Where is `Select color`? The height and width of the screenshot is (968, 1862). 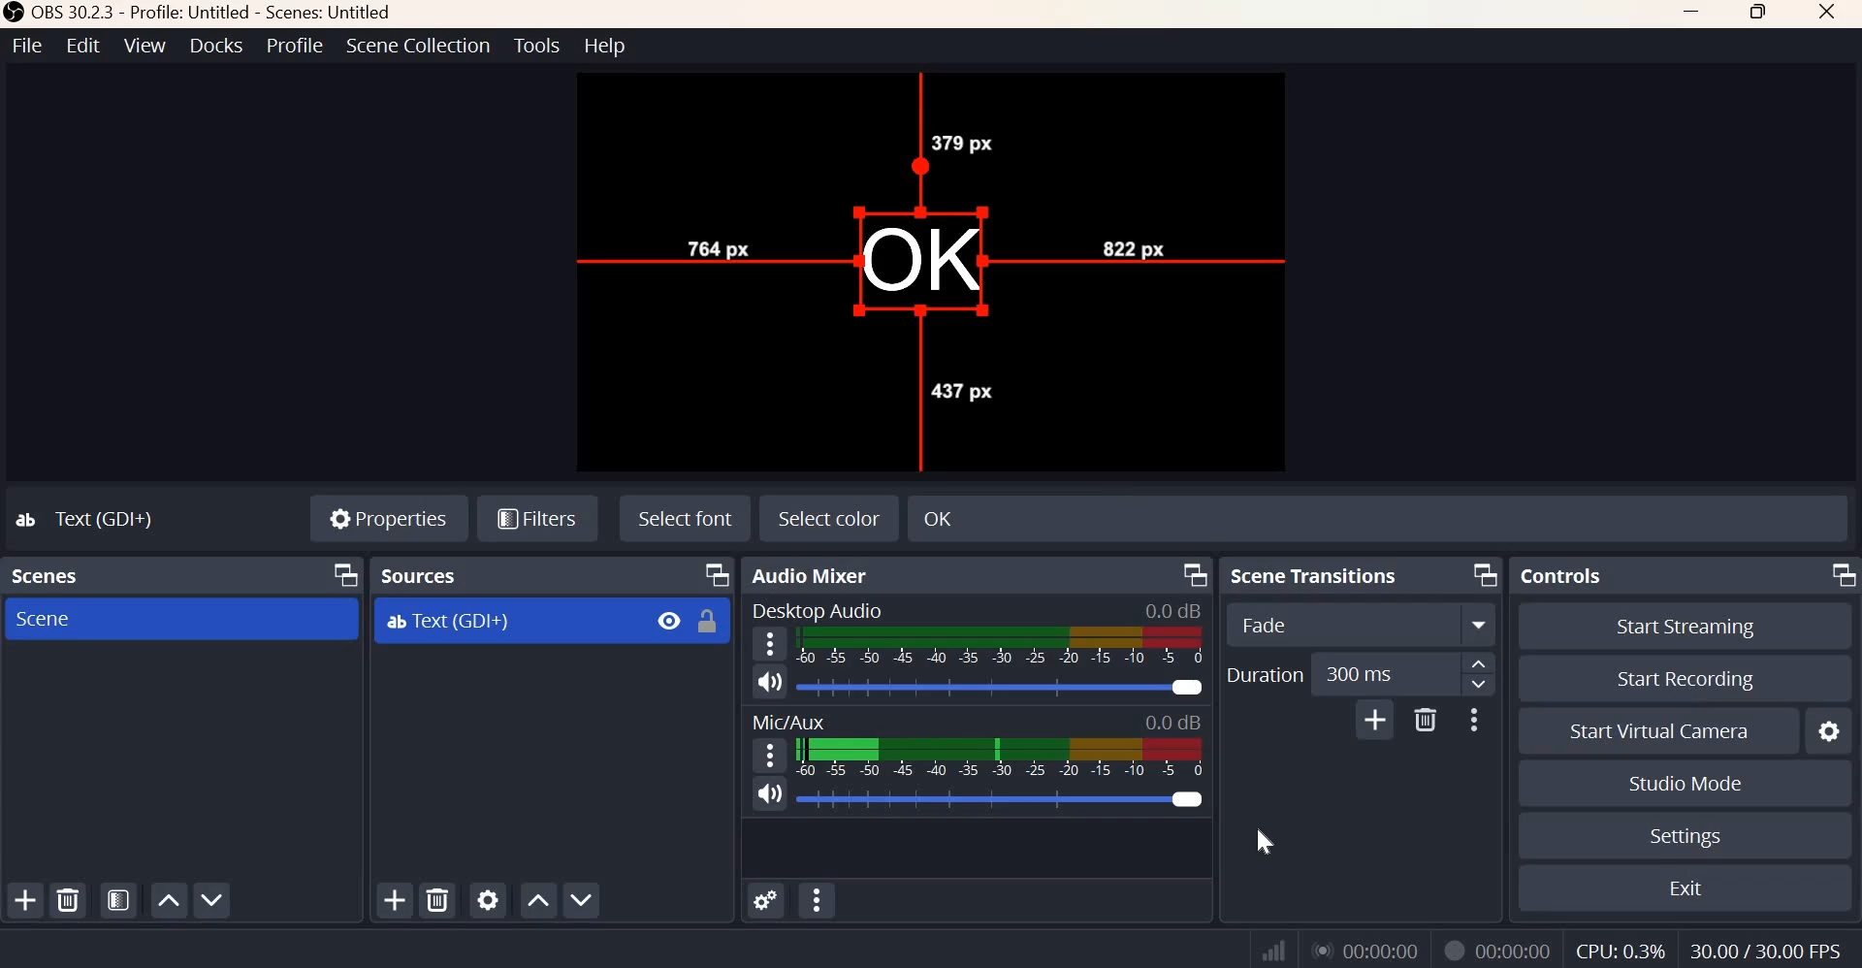 Select color is located at coordinates (827, 518).